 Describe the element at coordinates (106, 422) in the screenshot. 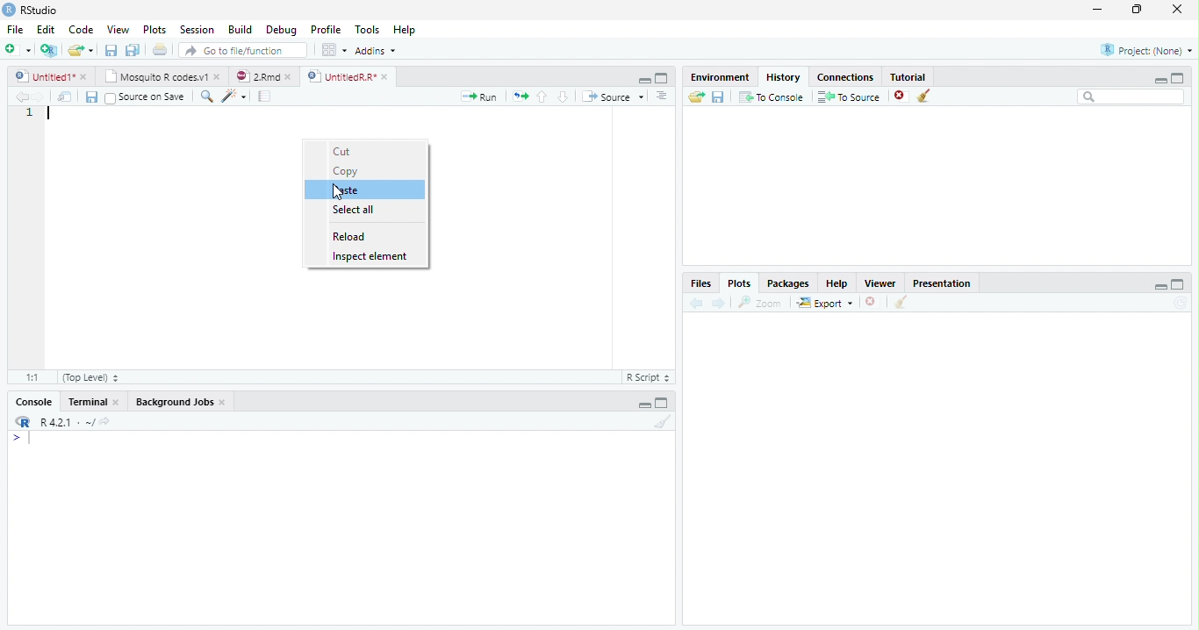

I see `View current directory` at that location.